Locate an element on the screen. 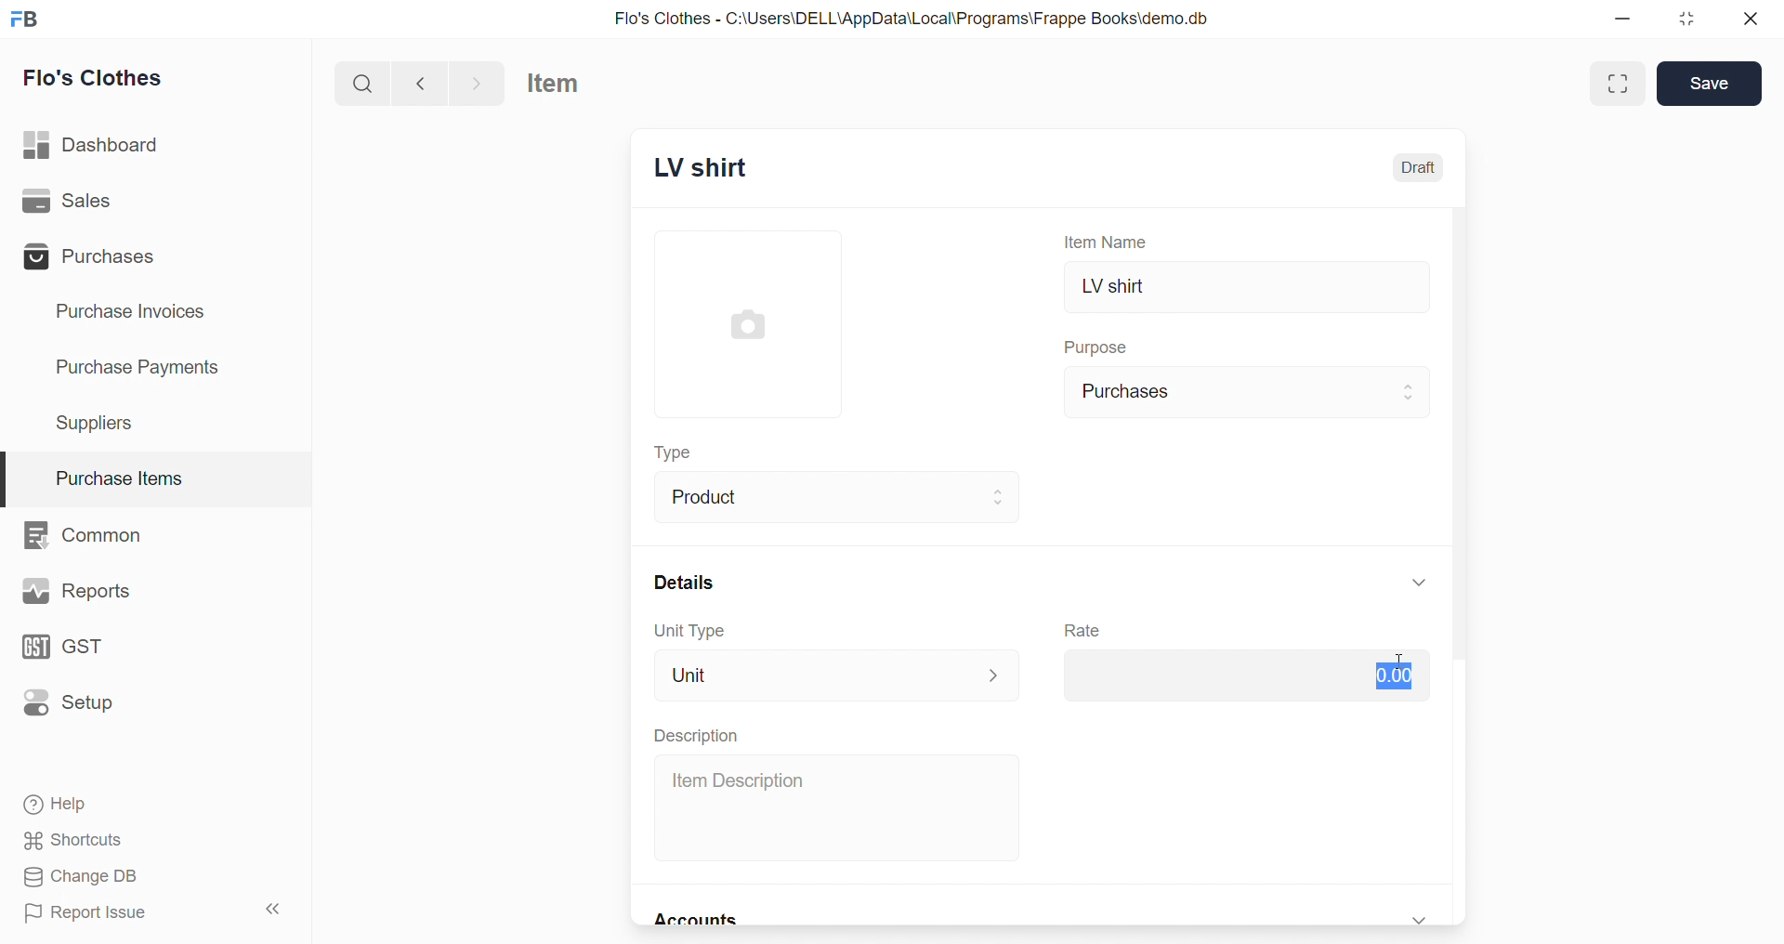 The width and height of the screenshot is (1784, 944). Unit is located at coordinates (838, 675).